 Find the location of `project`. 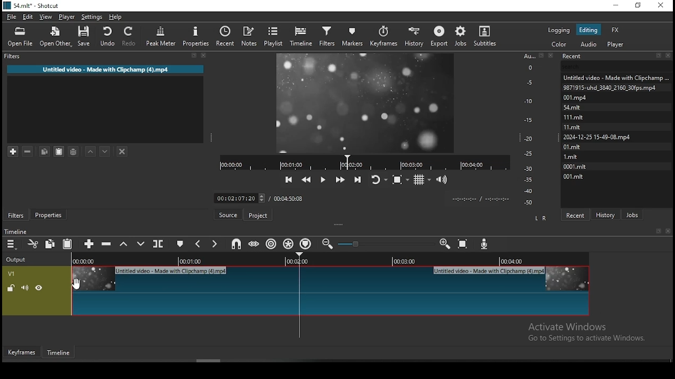

project is located at coordinates (259, 214).